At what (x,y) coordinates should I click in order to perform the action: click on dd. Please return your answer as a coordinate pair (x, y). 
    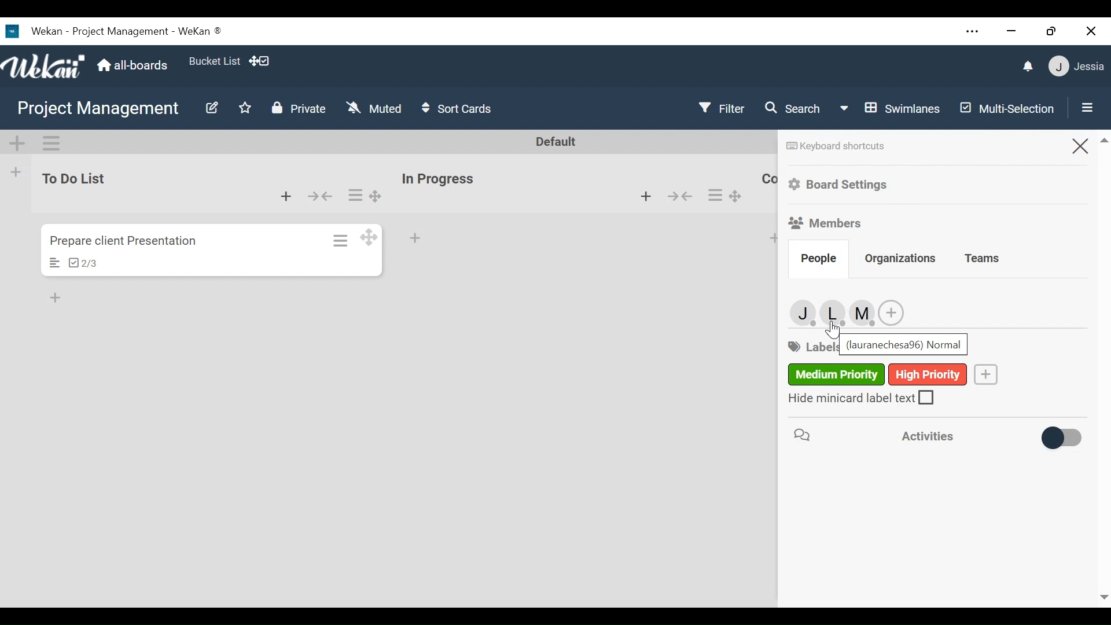
    Looking at the image, I should click on (58, 299).